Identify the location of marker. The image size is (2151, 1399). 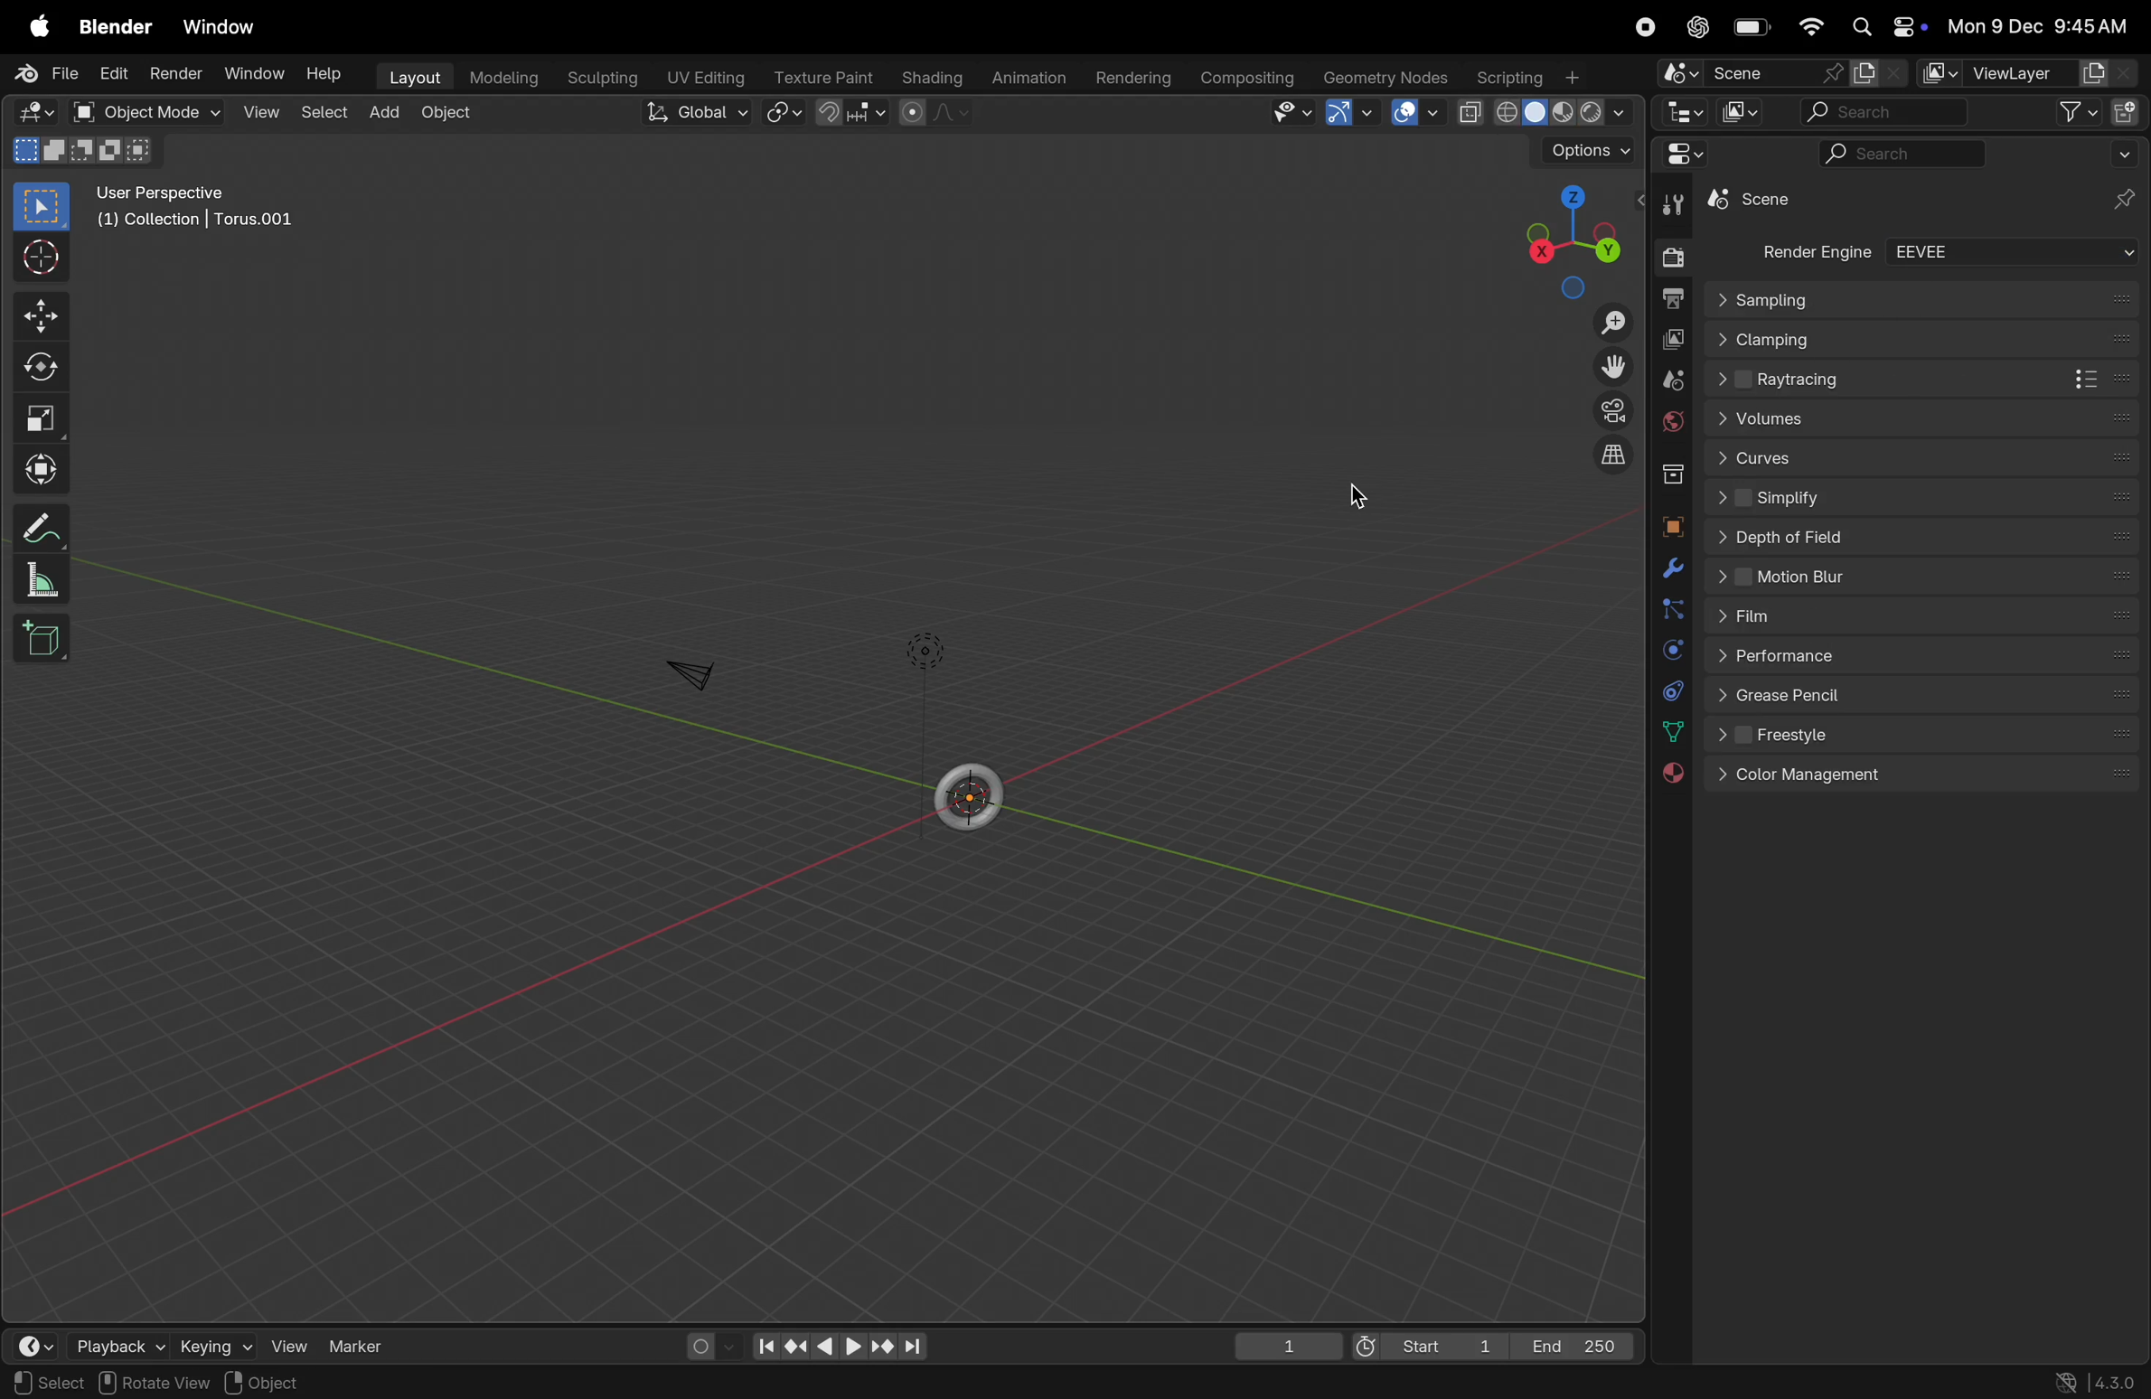
(365, 1349).